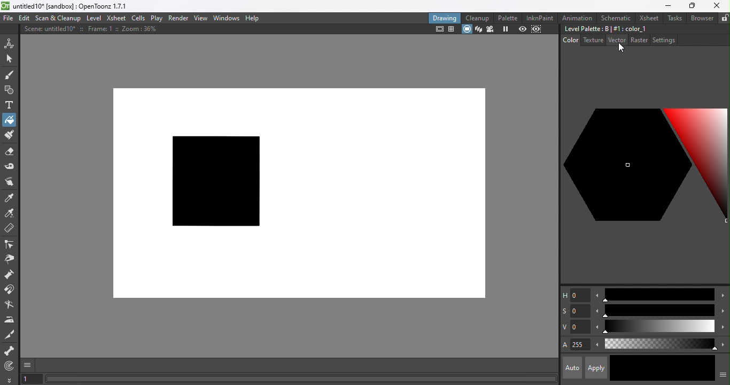  What do you see at coordinates (506, 30) in the screenshot?
I see `Freeze` at bounding box center [506, 30].